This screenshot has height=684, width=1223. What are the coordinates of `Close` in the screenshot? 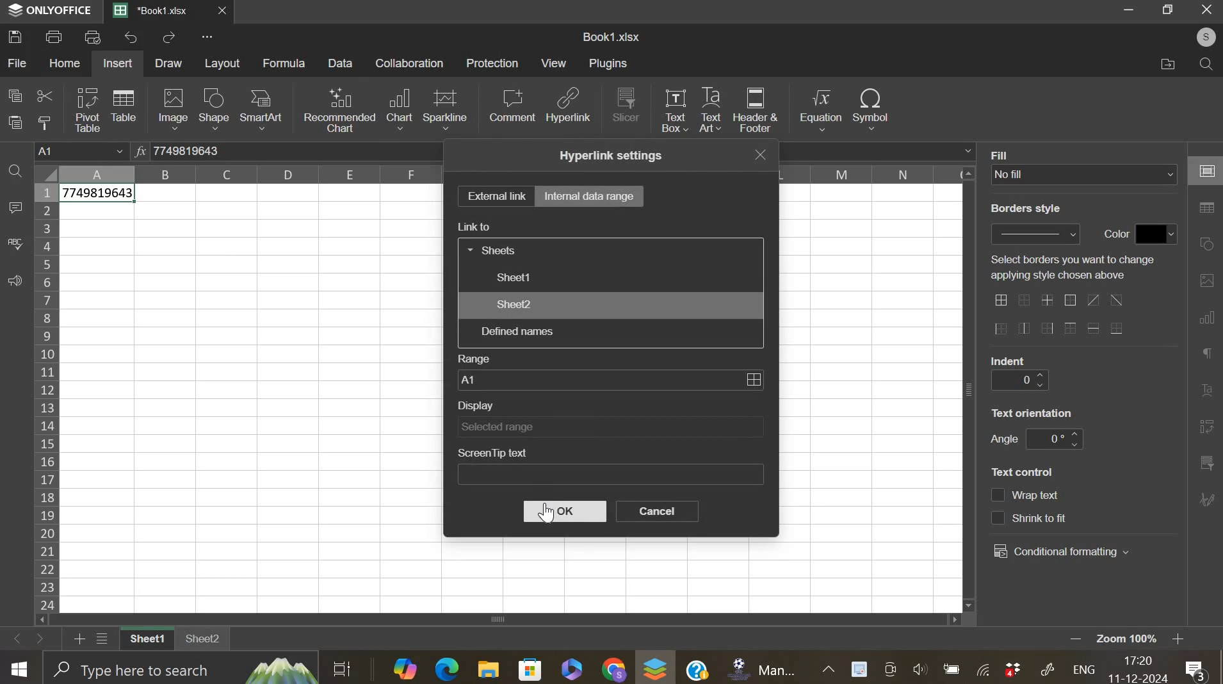 It's located at (1207, 10).